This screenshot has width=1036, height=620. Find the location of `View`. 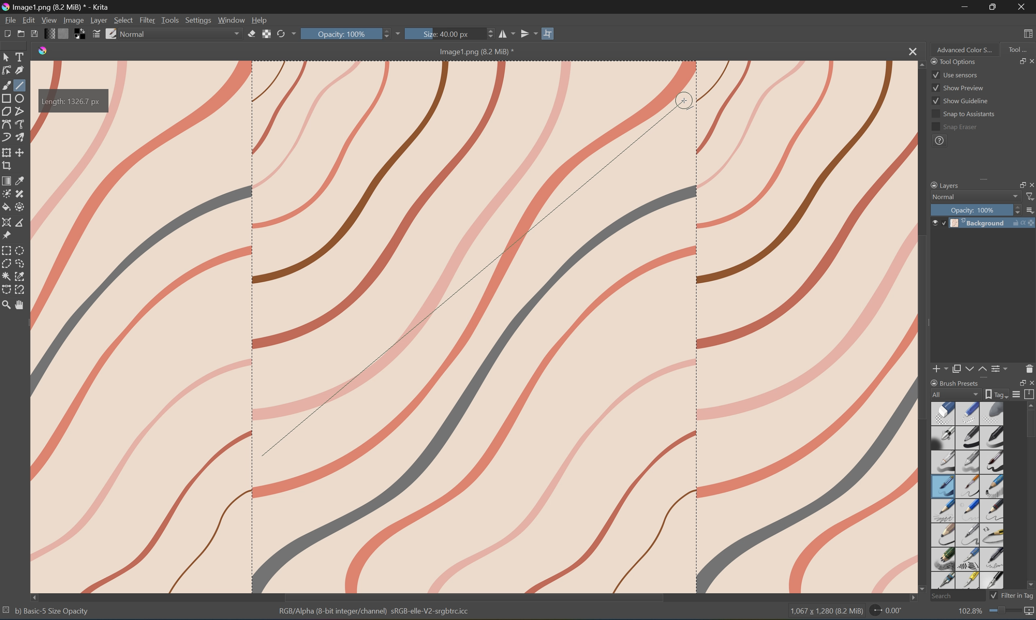

View is located at coordinates (48, 20).